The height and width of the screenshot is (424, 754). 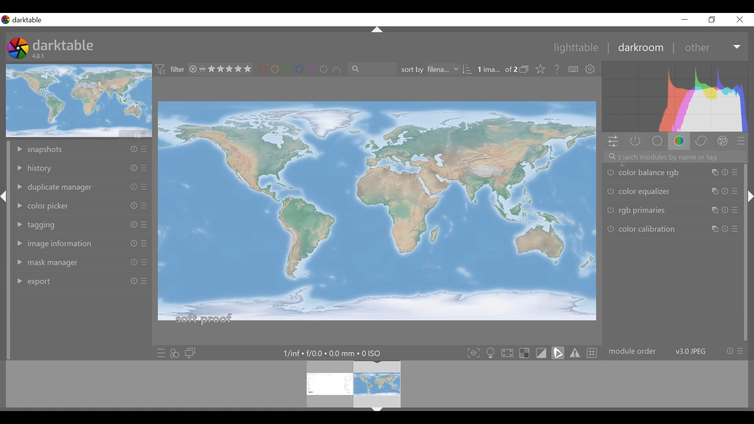 What do you see at coordinates (375, 384) in the screenshot?
I see `filmstrip` at bounding box center [375, 384].